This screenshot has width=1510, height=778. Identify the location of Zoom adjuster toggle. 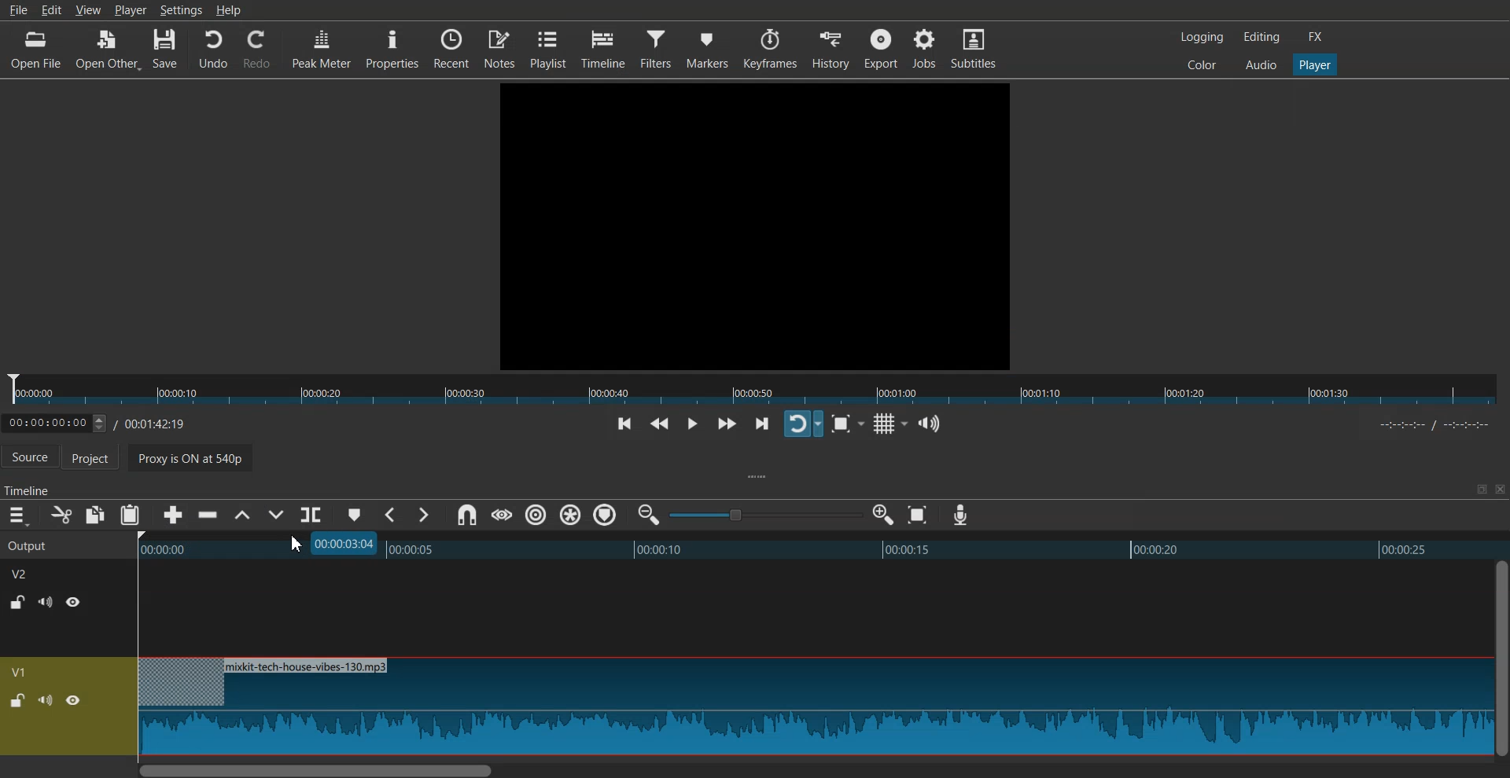
(765, 515).